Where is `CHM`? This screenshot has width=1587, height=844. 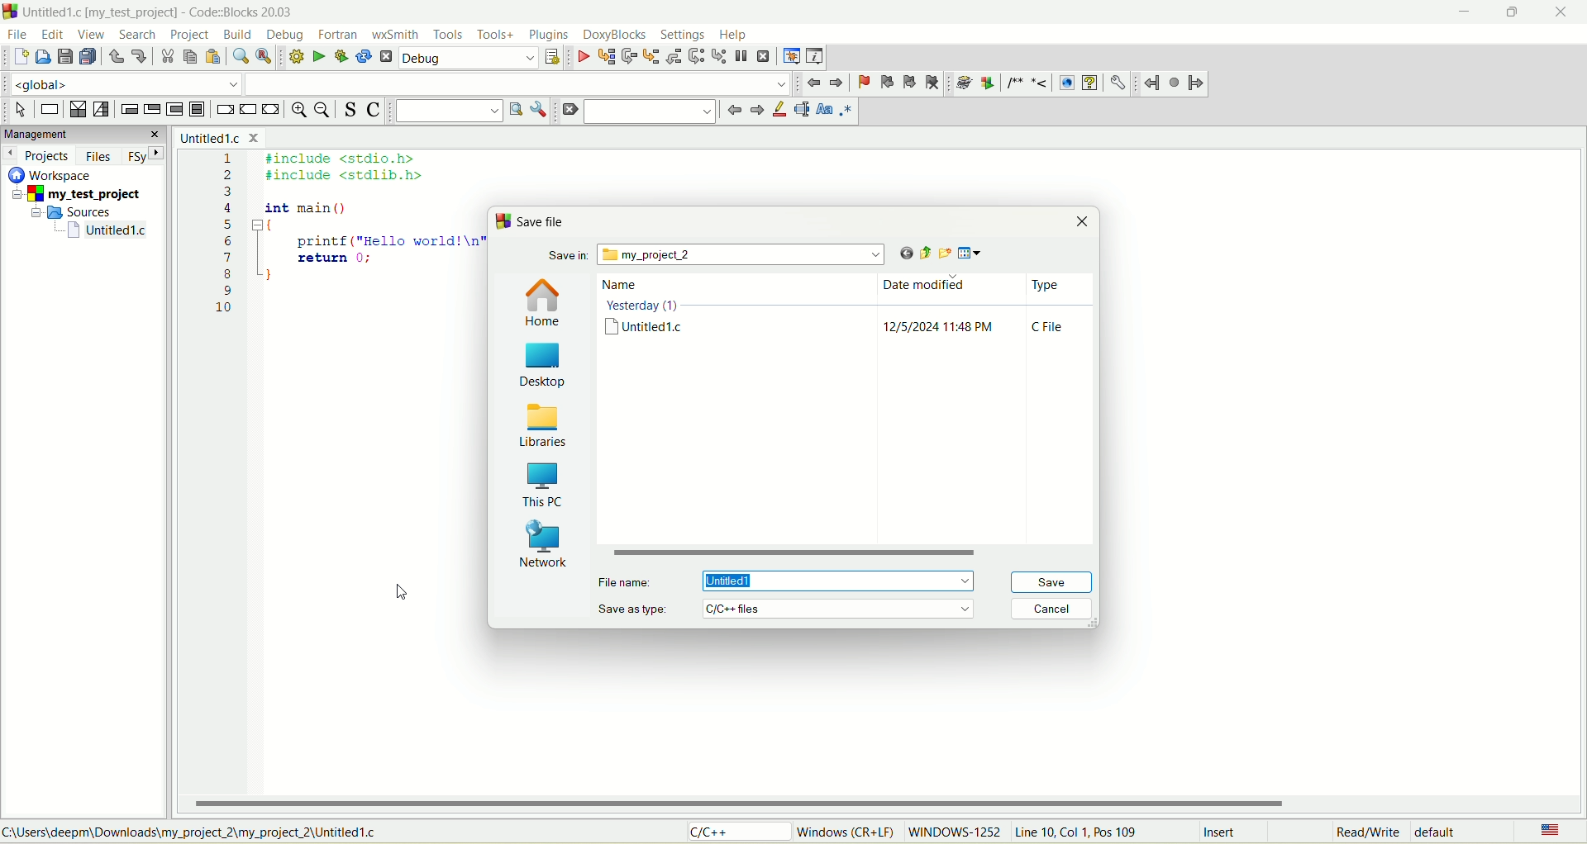 CHM is located at coordinates (1089, 83).